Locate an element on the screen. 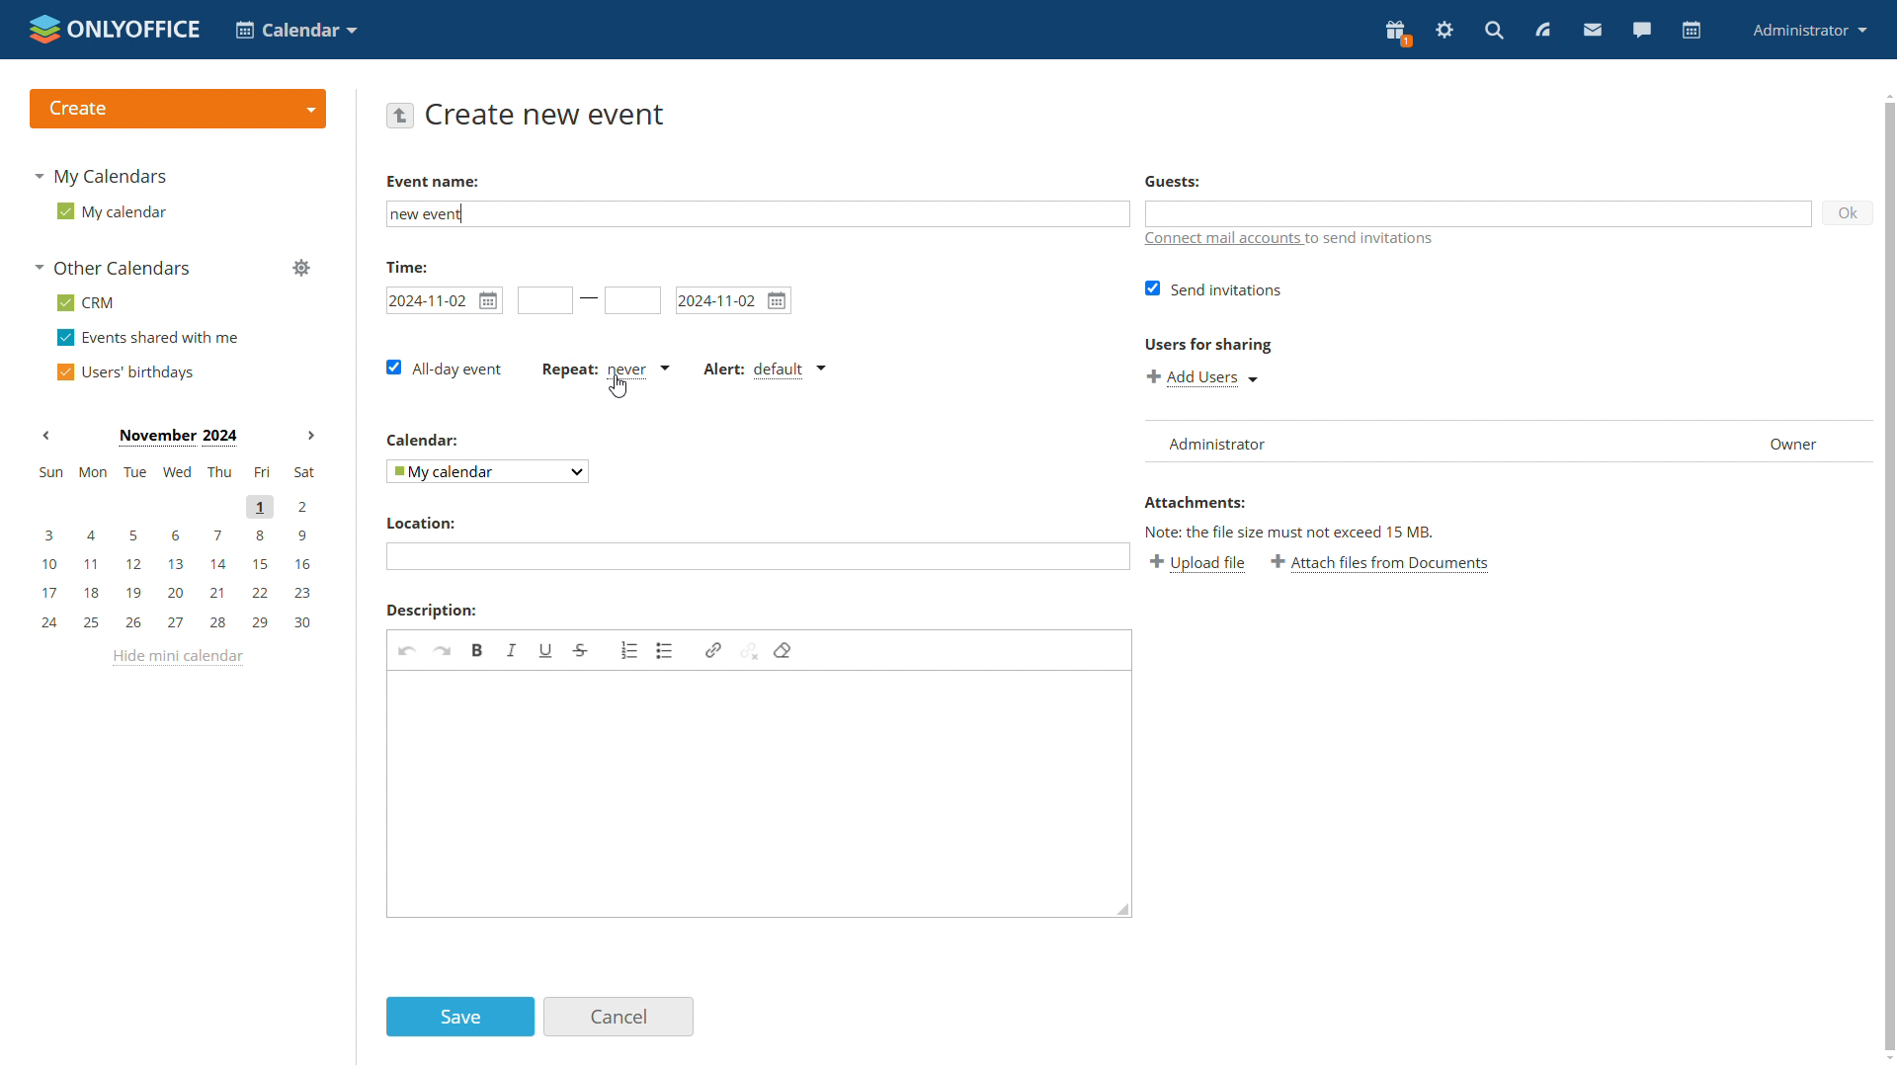  event name set is located at coordinates (435, 214).